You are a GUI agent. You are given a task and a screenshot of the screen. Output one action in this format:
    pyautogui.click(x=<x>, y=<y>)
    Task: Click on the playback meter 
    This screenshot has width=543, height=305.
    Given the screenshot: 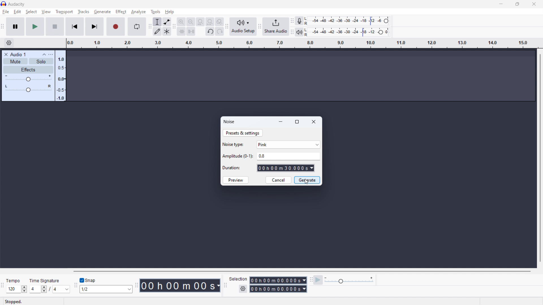 What is the action you would take?
    pyautogui.click(x=299, y=32)
    